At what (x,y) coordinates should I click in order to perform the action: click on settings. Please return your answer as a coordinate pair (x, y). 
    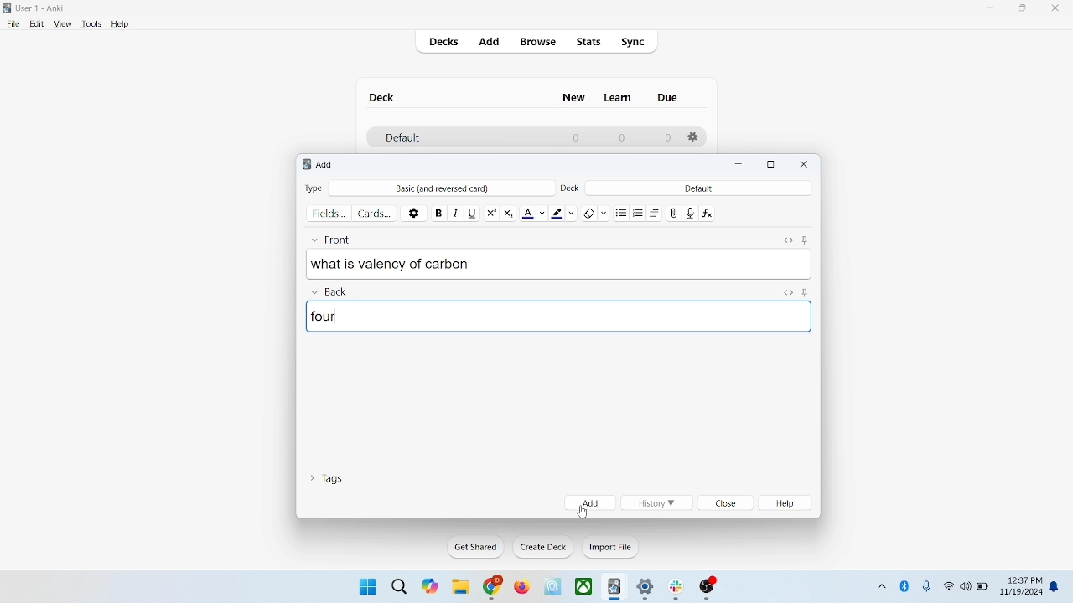
    Looking at the image, I should click on (646, 590).